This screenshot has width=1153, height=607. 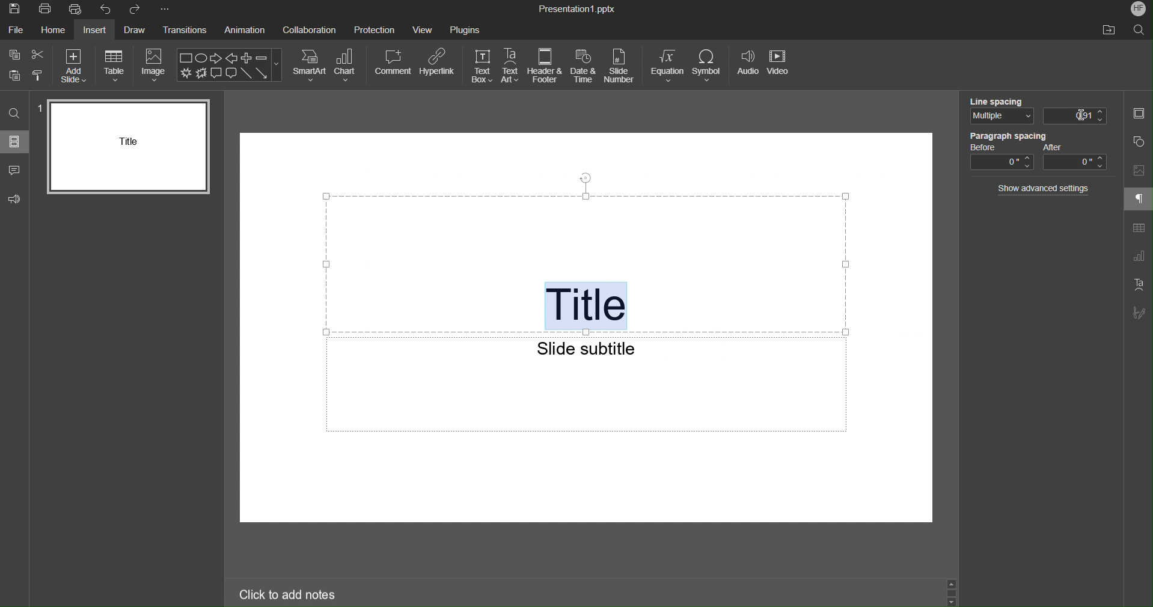 What do you see at coordinates (1138, 229) in the screenshot?
I see `Table` at bounding box center [1138, 229].